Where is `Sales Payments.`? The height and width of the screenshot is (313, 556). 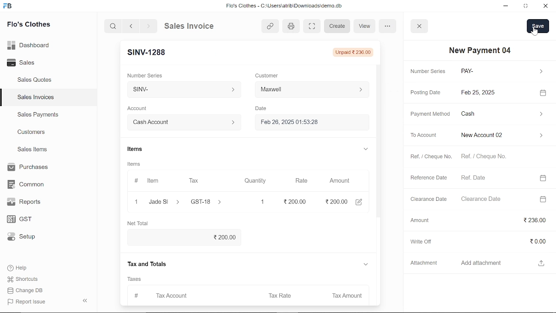
Sales Payments. is located at coordinates (37, 115).